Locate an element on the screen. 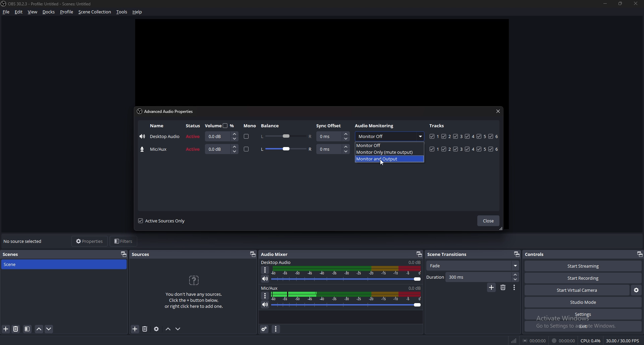 This screenshot has height=345, width=644. advanced audio properties is located at coordinates (167, 111).